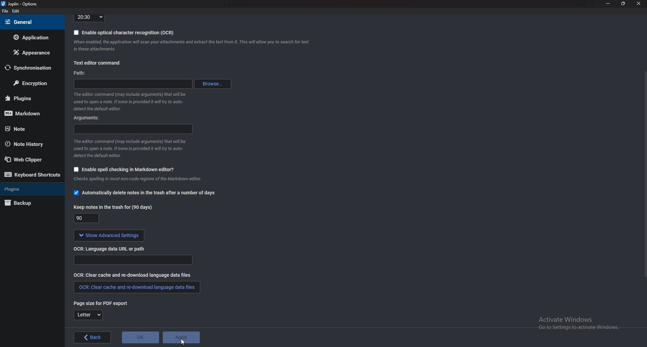  I want to click on Keyboard shortcuts, so click(32, 175).